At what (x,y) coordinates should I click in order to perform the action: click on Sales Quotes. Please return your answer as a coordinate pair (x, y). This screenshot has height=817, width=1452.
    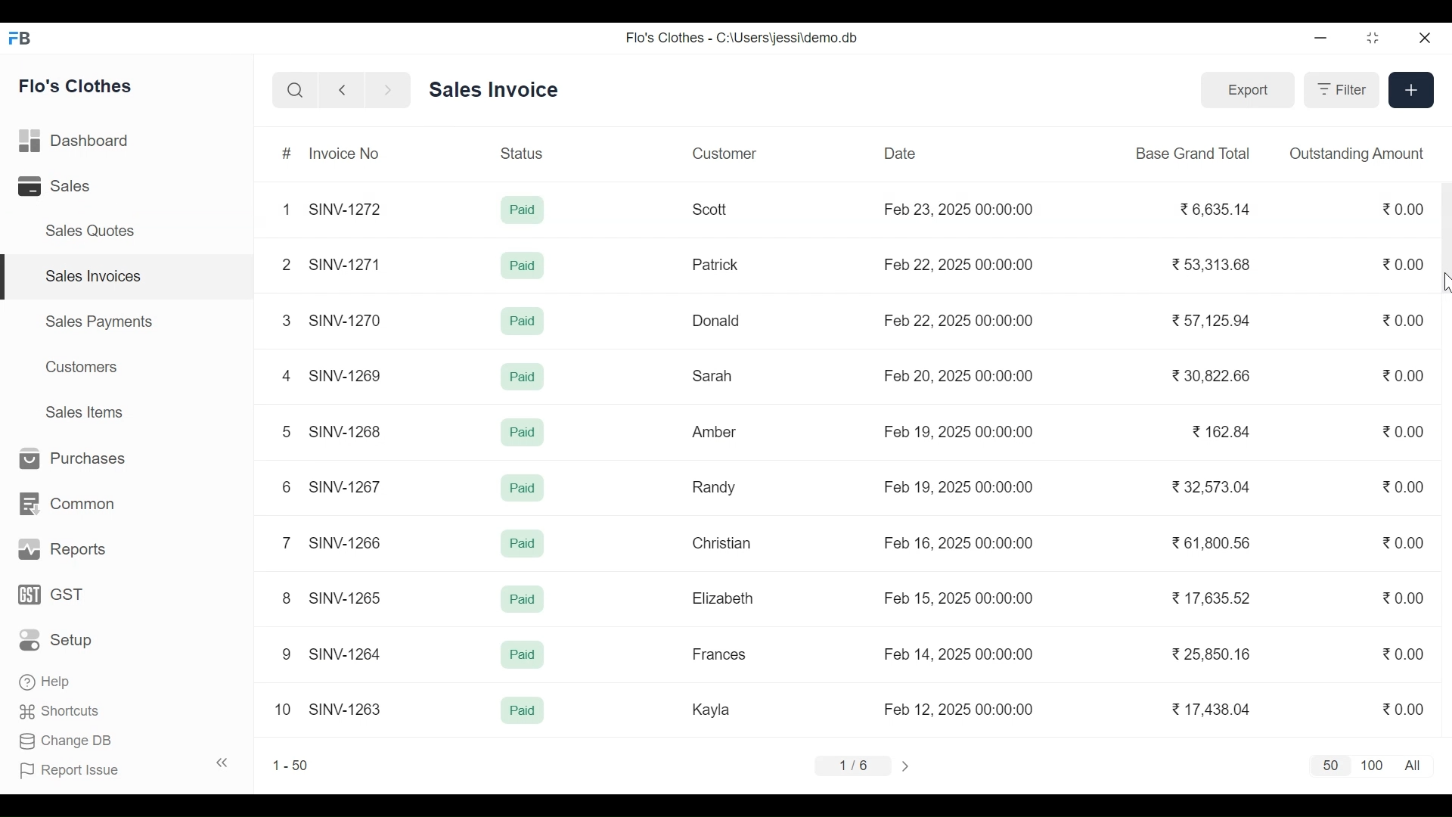
    Looking at the image, I should click on (88, 231).